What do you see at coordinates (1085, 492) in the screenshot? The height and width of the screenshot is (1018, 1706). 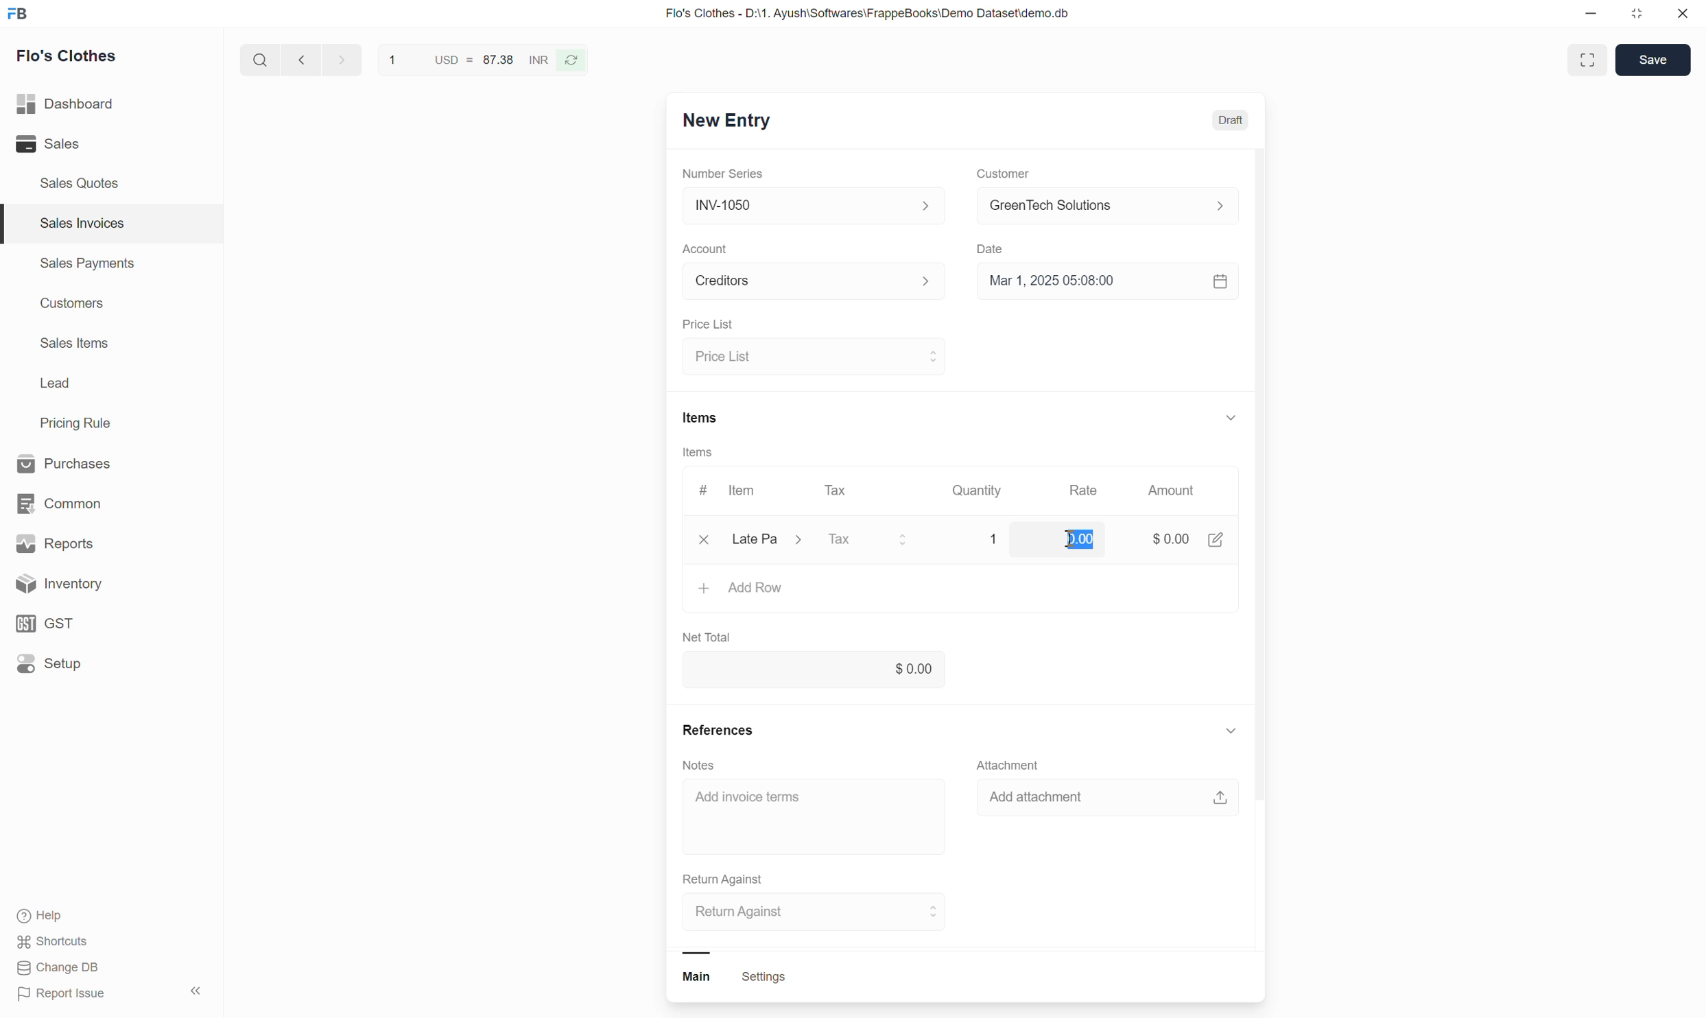 I see `Rate` at bounding box center [1085, 492].